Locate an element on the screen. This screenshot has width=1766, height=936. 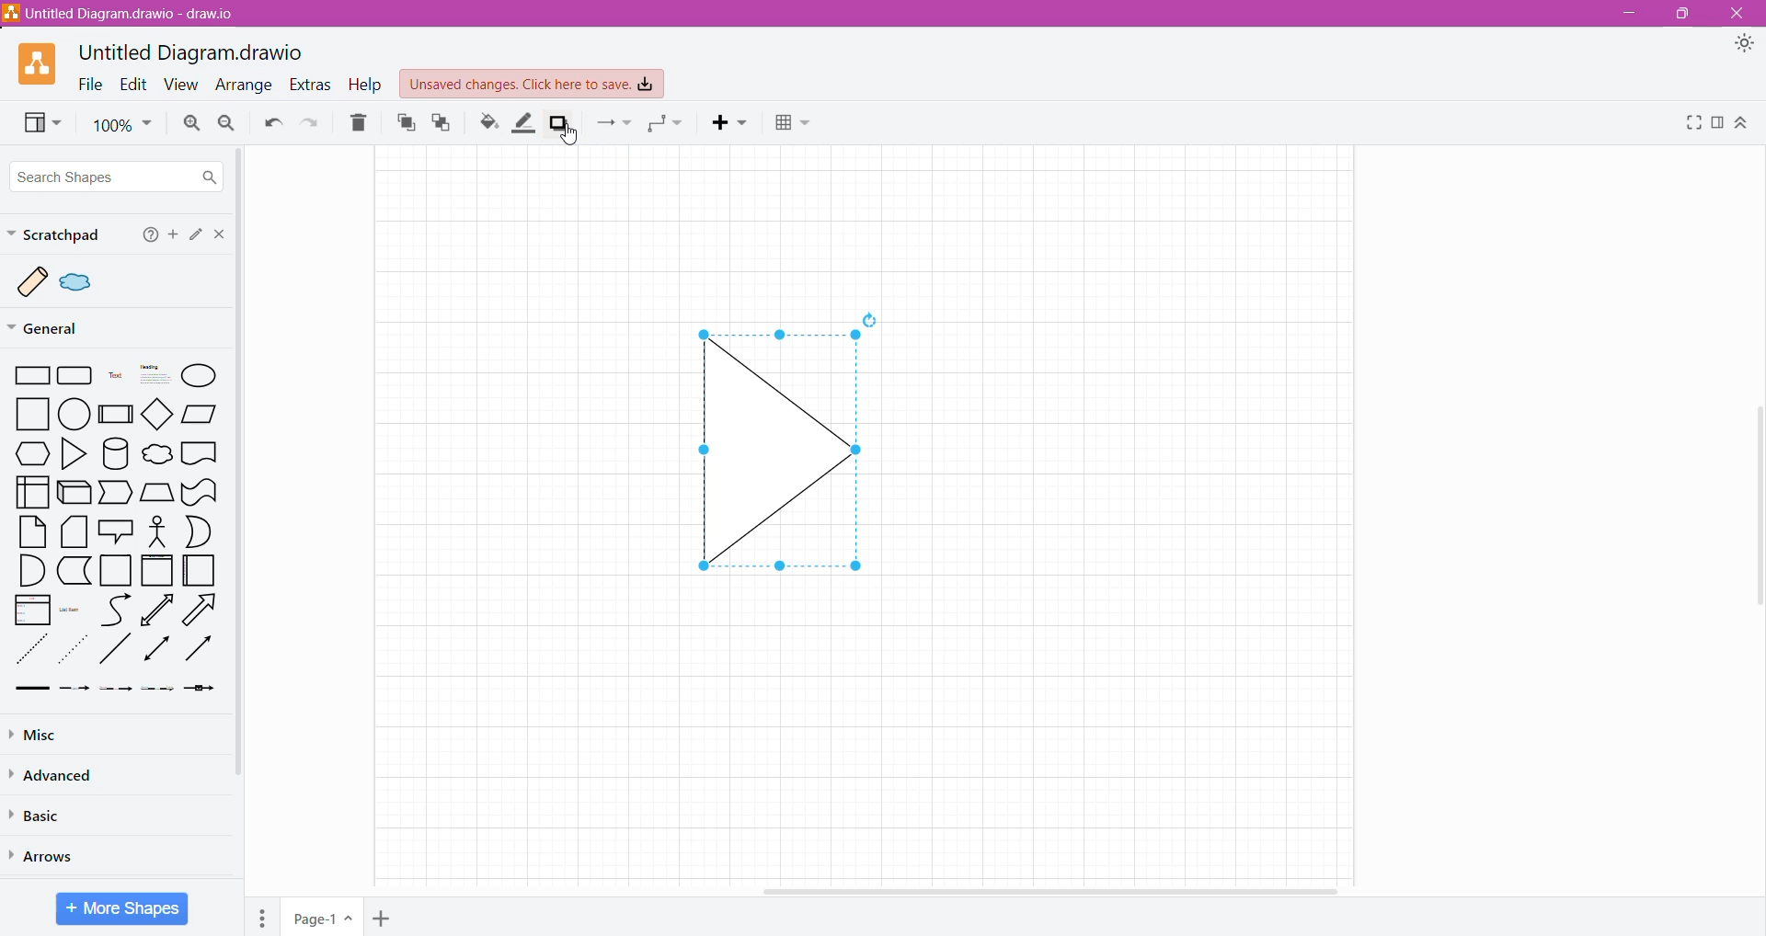
Basic is located at coordinates (40, 816).